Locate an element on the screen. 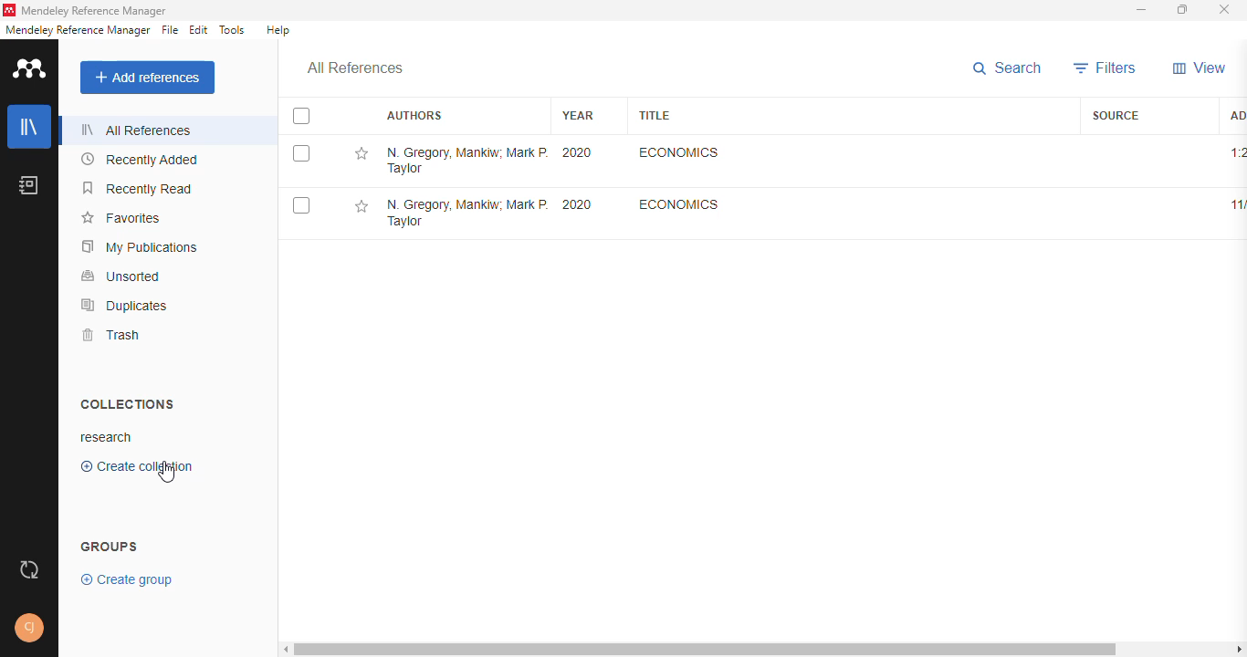 Image resolution: width=1247 pixels, height=657 pixels. Economics is located at coordinates (676, 152).